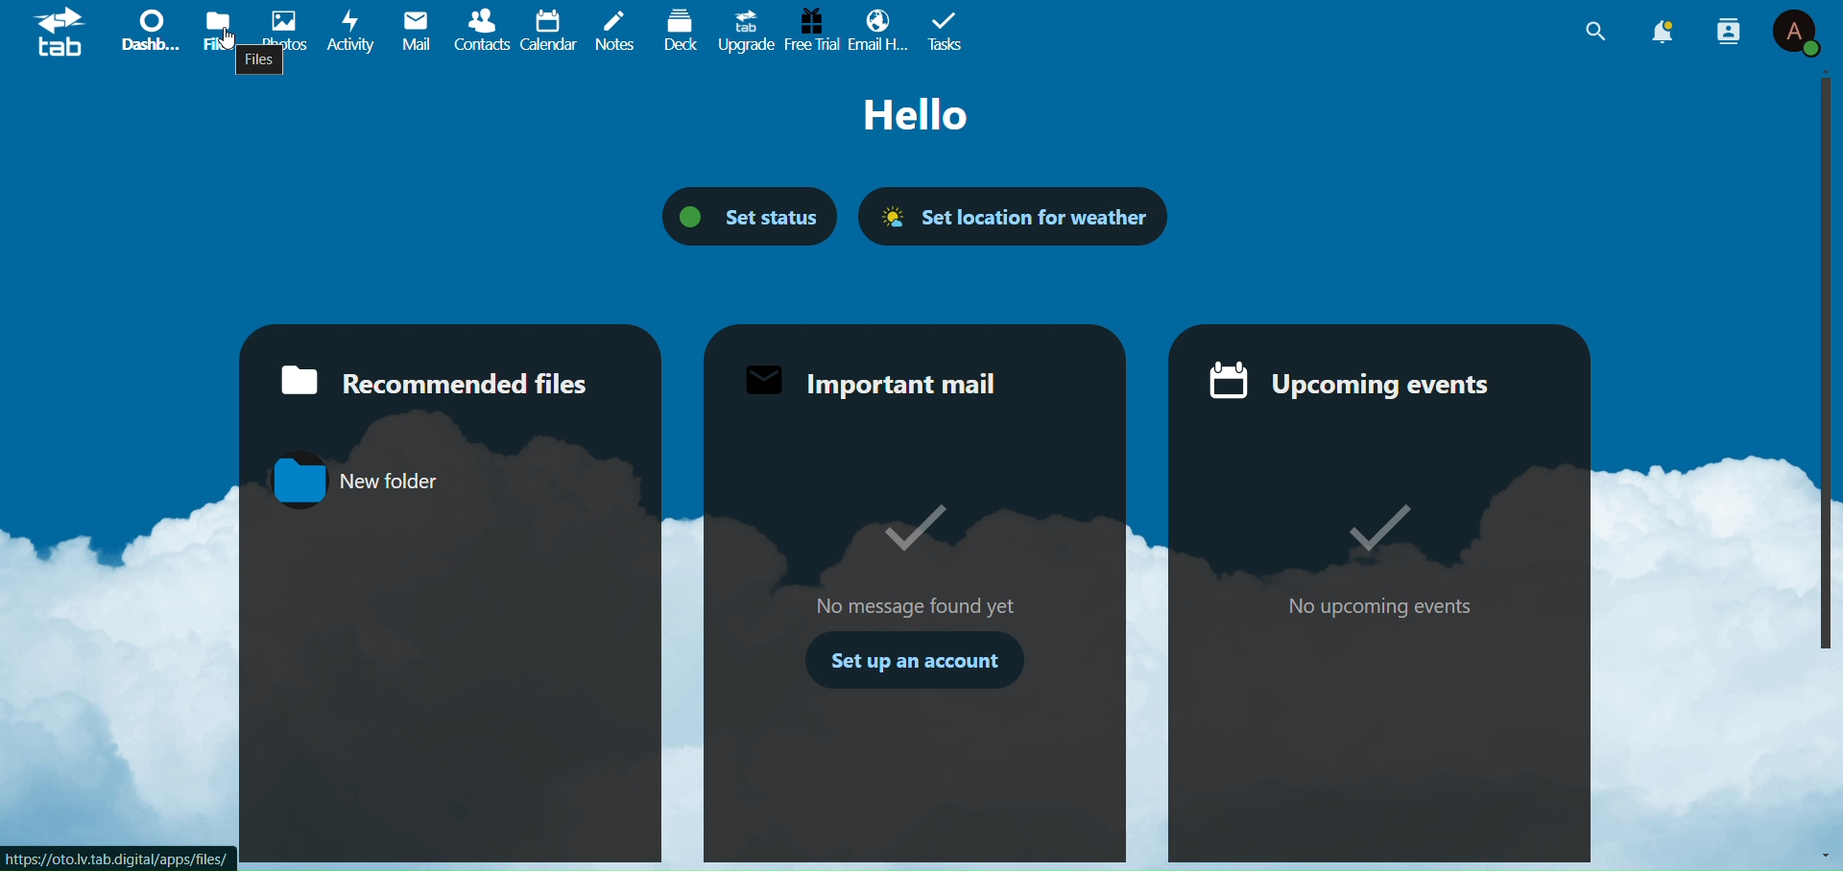 This screenshot has height=871, width=1843. Describe the element at coordinates (873, 380) in the screenshot. I see `Important Mail` at that location.